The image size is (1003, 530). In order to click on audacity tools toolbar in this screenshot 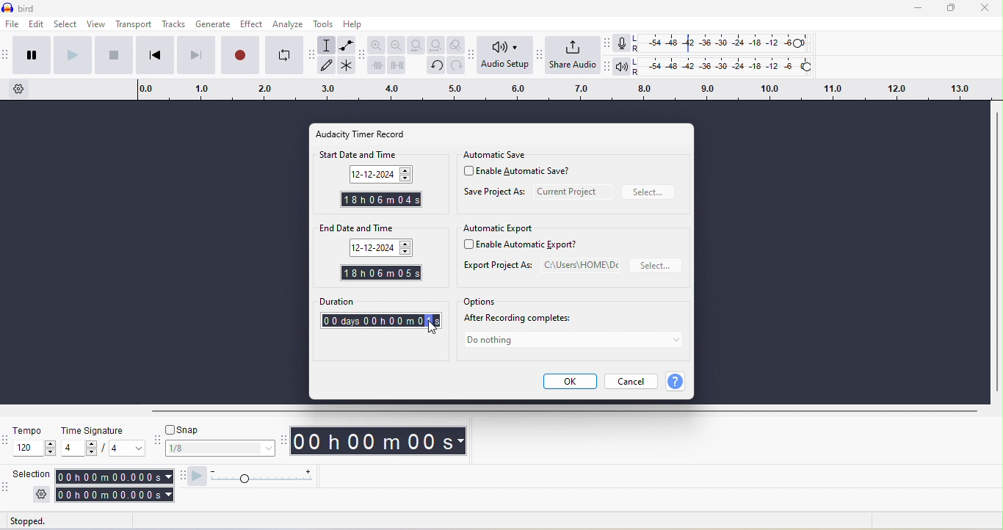, I will do `click(313, 57)`.